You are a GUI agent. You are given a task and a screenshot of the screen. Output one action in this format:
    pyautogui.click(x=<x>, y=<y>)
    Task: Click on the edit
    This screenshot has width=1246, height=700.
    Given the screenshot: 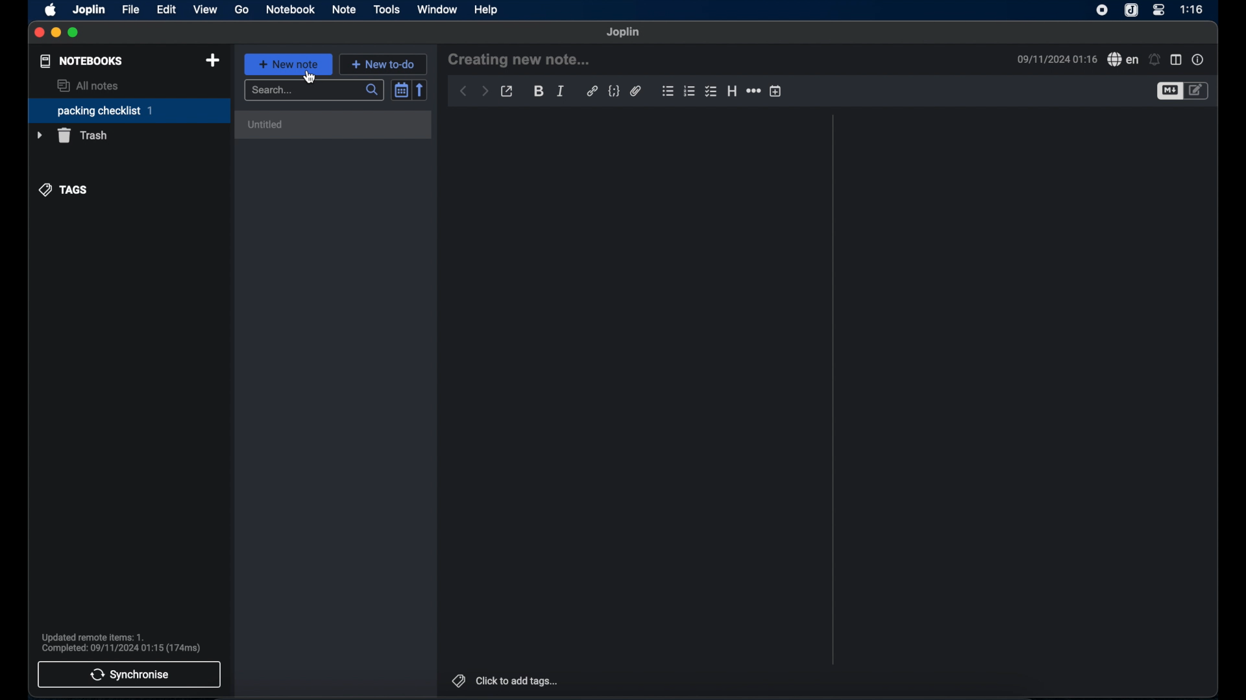 What is the action you would take?
    pyautogui.click(x=167, y=9)
    